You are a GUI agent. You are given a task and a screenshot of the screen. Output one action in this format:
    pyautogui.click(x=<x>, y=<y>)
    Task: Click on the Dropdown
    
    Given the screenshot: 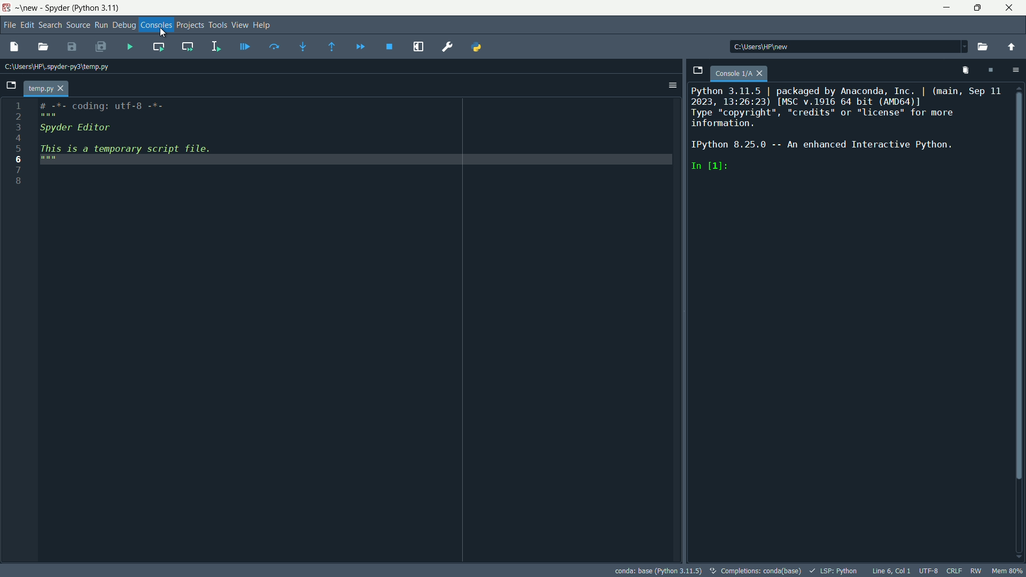 What is the action you would take?
    pyautogui.click(x=962, y=46)
    